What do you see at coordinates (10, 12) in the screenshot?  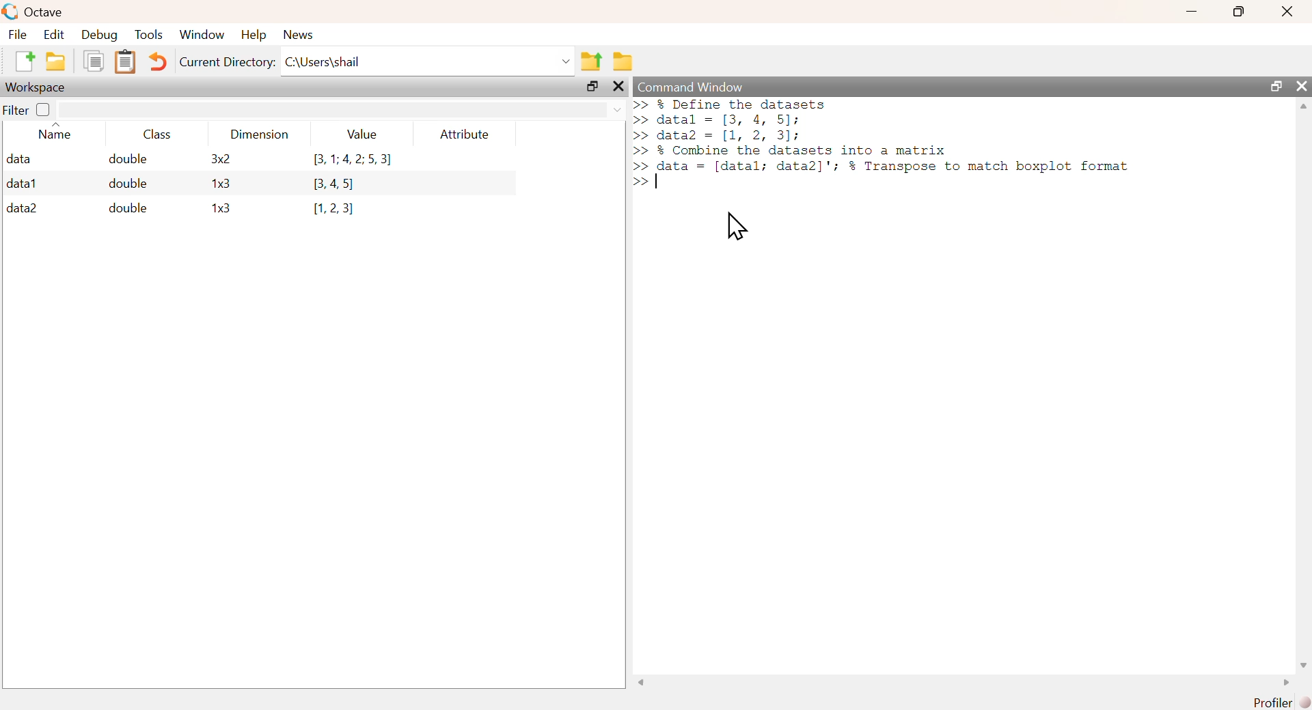 I see `Logo` at bounding box center [10, 12].